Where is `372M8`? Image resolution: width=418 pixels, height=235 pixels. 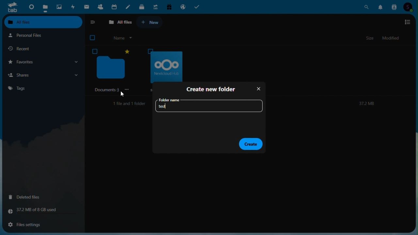 372M8 is located at coordinates (368, 103).